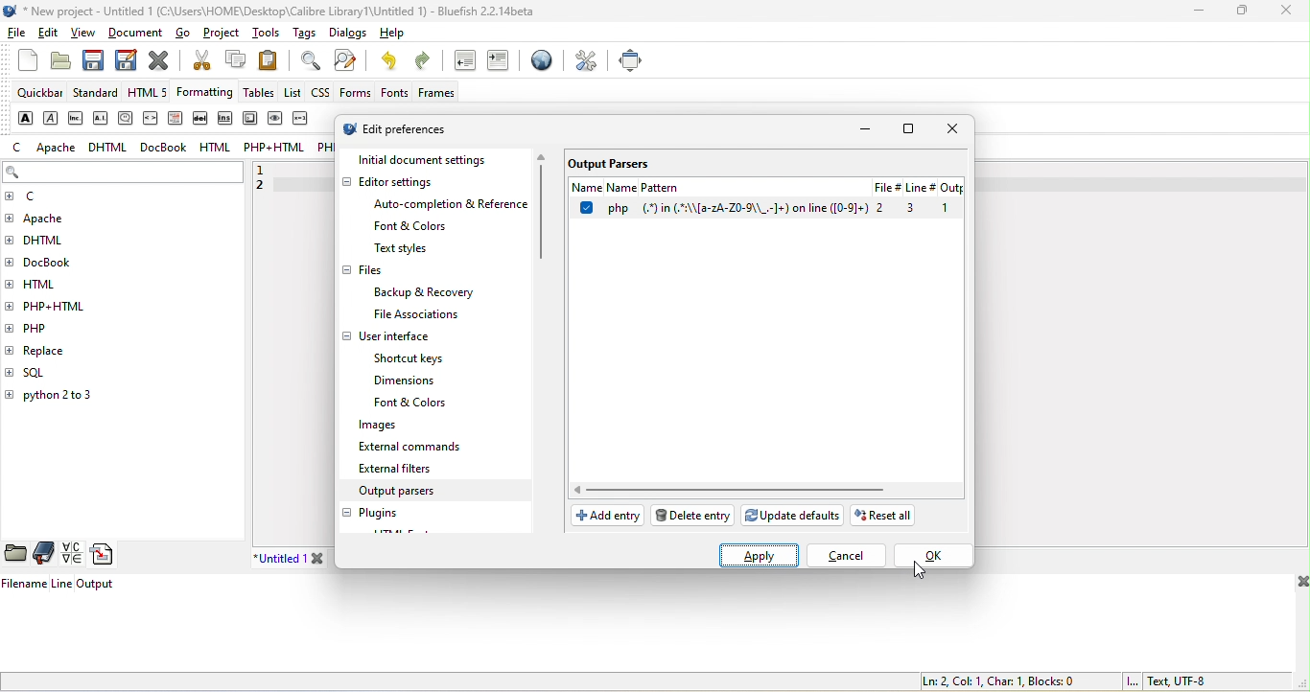 The height and width of the screenshot is (692, 1310). I want to click on save as, so click(124, 59).